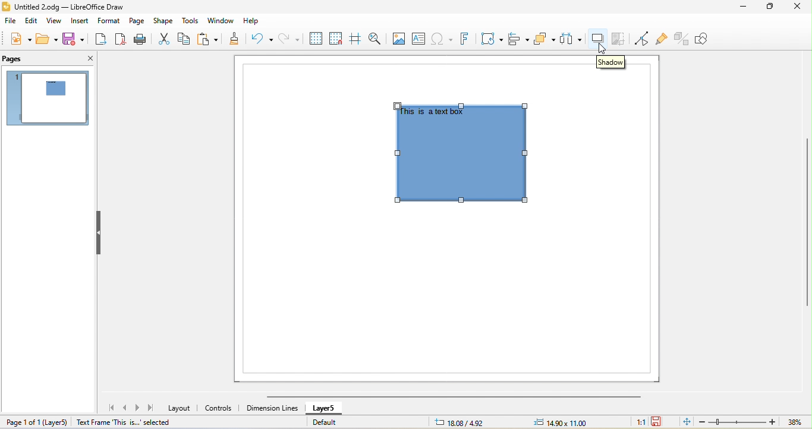  Describe the element at coordinates (113, 408) in the screenshot. I see `first page` at that location.